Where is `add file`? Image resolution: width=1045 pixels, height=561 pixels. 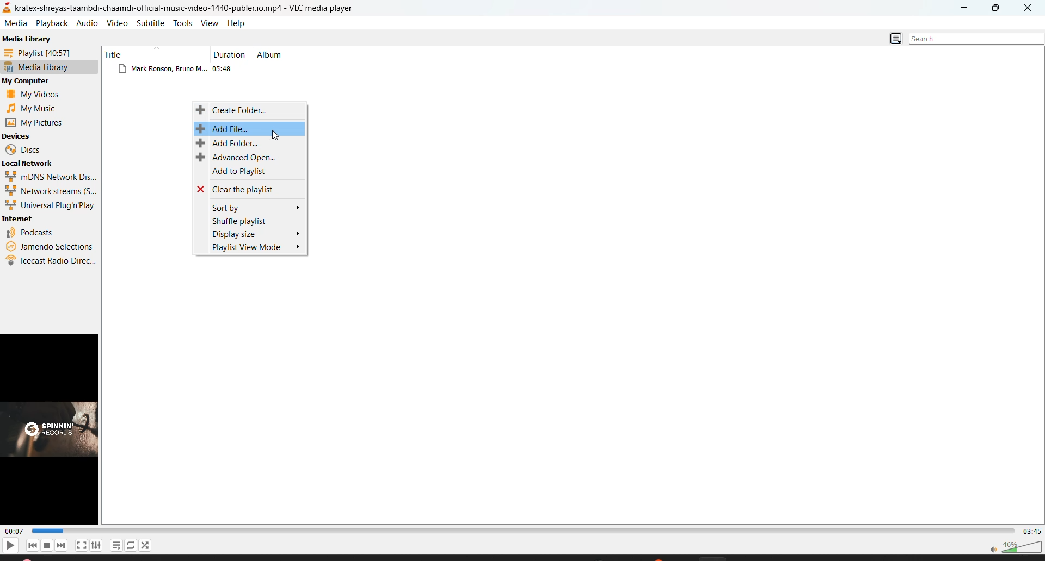 add file is located at coordinates (226, 129).